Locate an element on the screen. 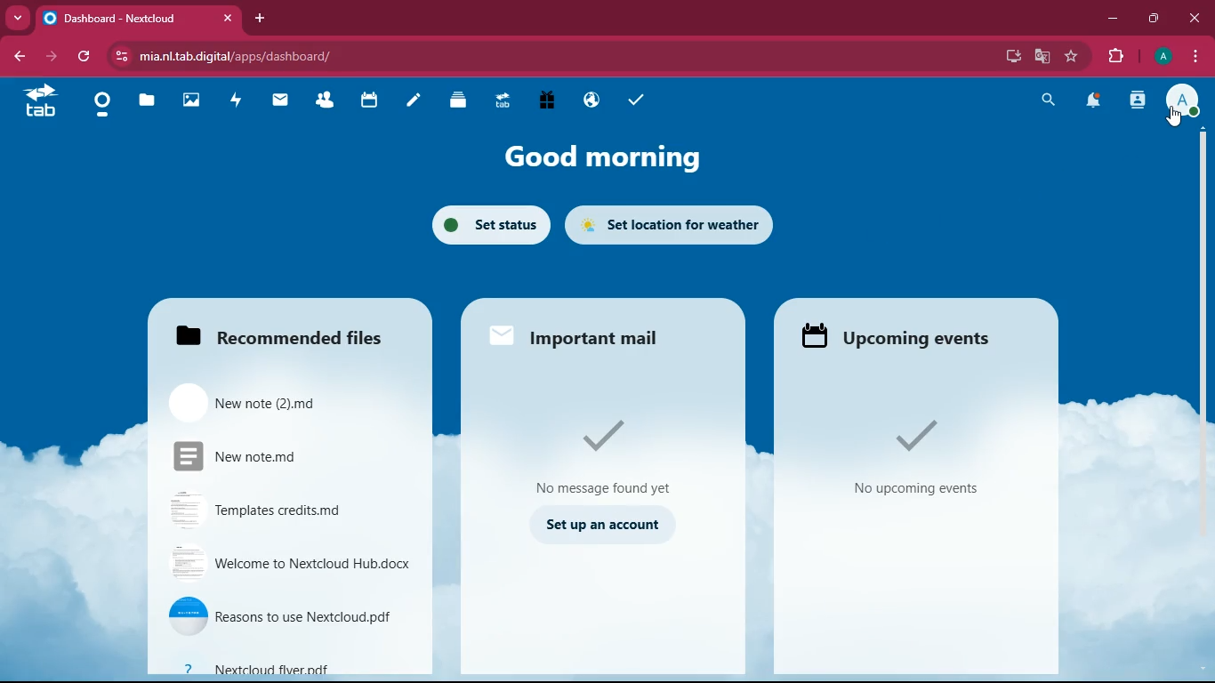  files is located at coordinates (147, 102).